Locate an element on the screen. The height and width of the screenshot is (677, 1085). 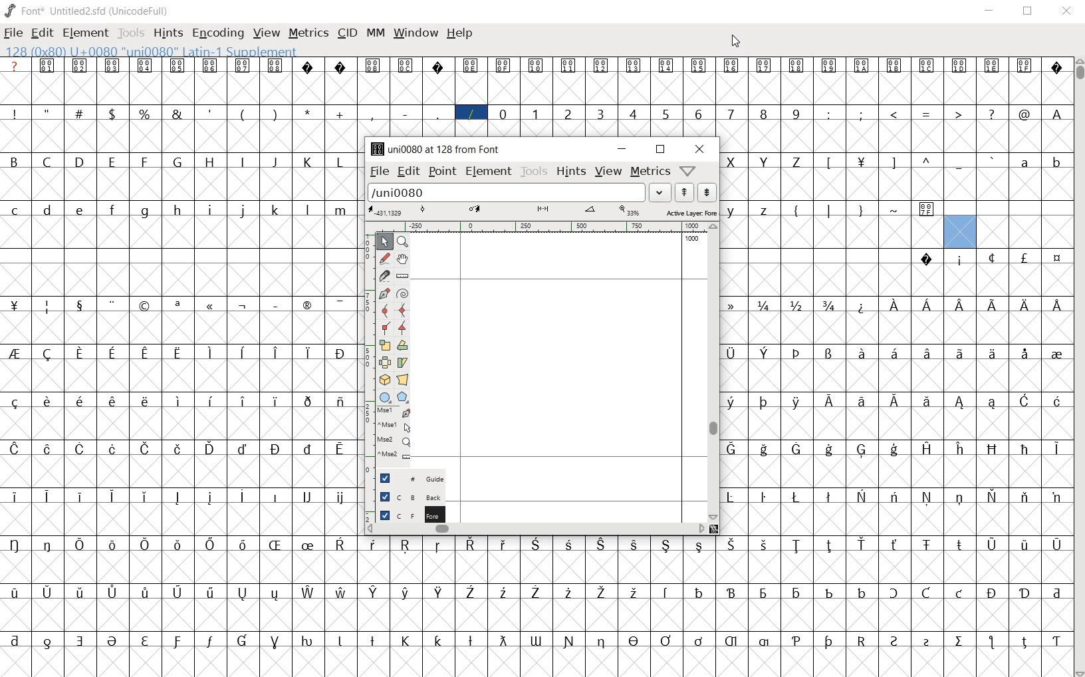
foreground layer is located at coordinates (404, 513).